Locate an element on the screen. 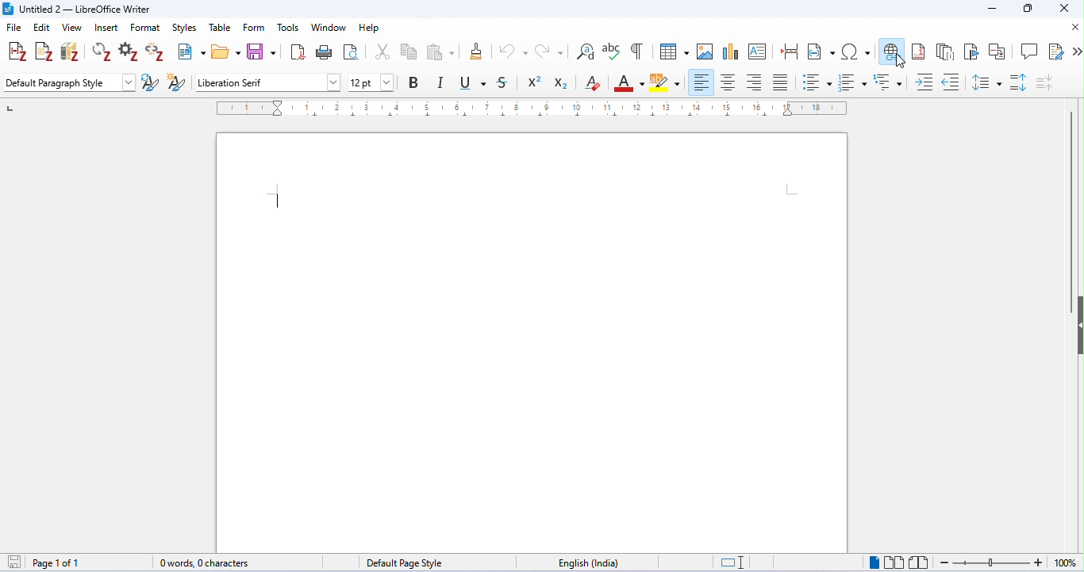  default paragraph style is located at coordinates (68, 82).